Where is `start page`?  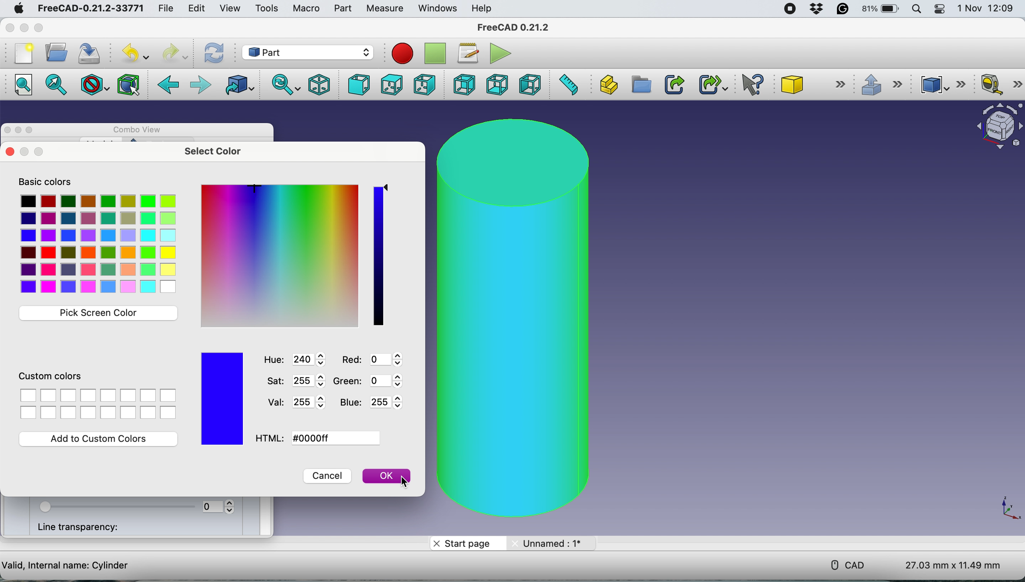
start page is located at coordinates (465, 544).